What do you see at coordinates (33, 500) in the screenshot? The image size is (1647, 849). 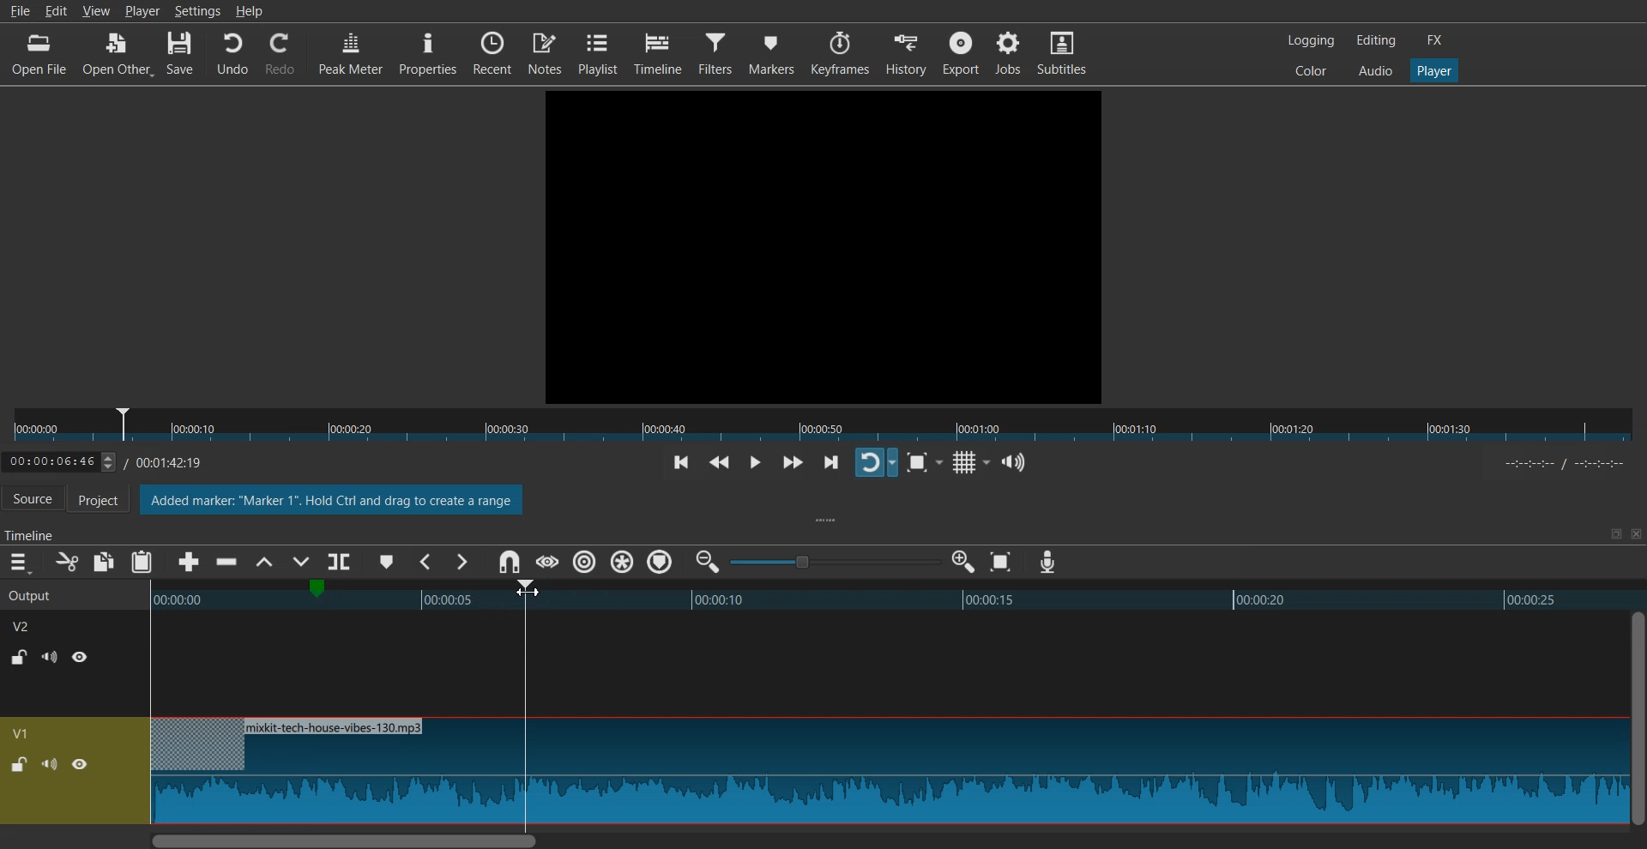 I see `Source` at bounding box center [33, 500].